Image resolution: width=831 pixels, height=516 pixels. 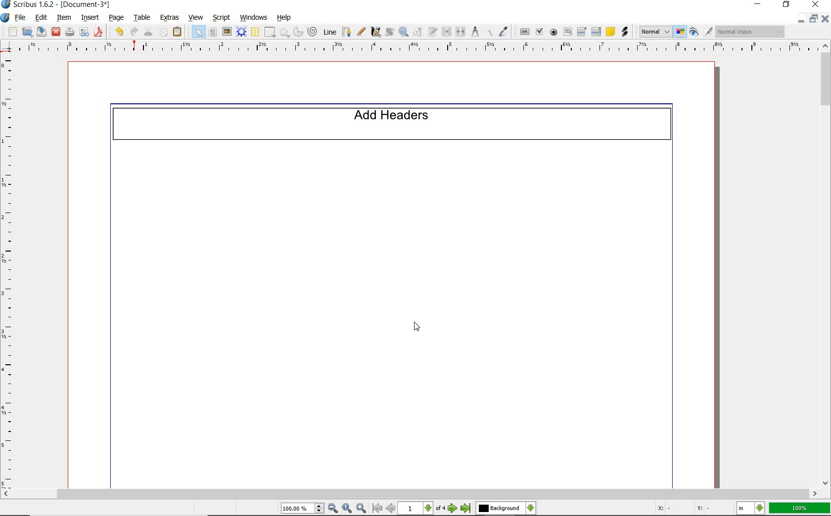 I want to click on close, so click(x=826, y=18).